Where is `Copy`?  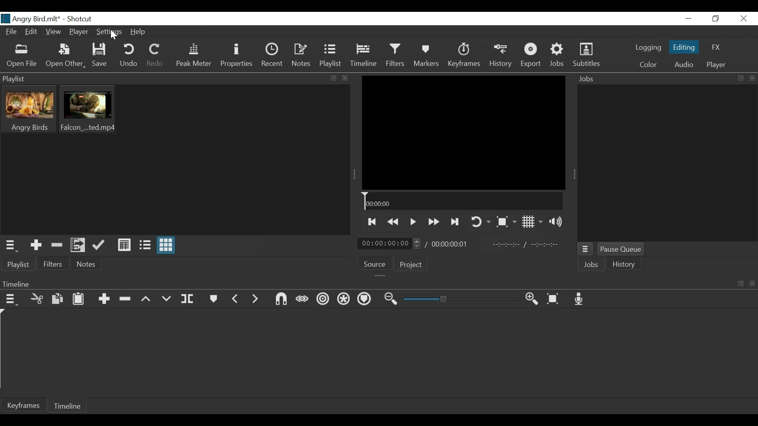 Copy is located at coordinates (56, 299).